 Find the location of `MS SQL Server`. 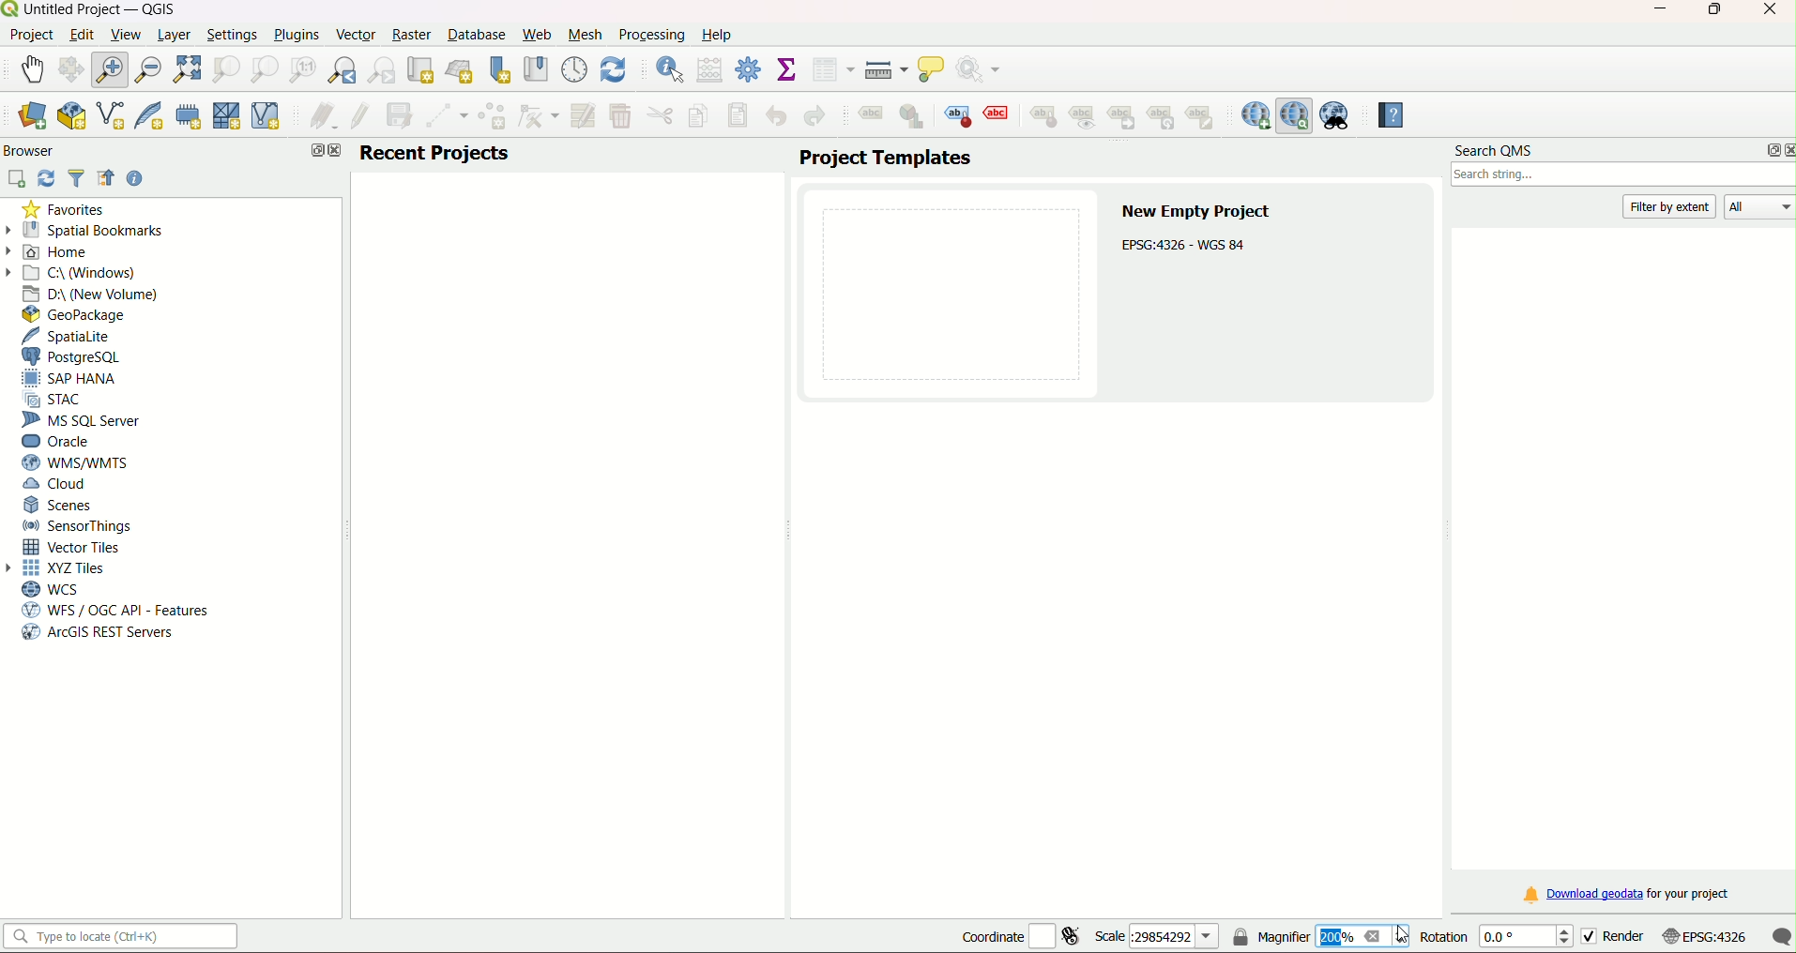

MS SQL Server is located at coordinates (84, 421).